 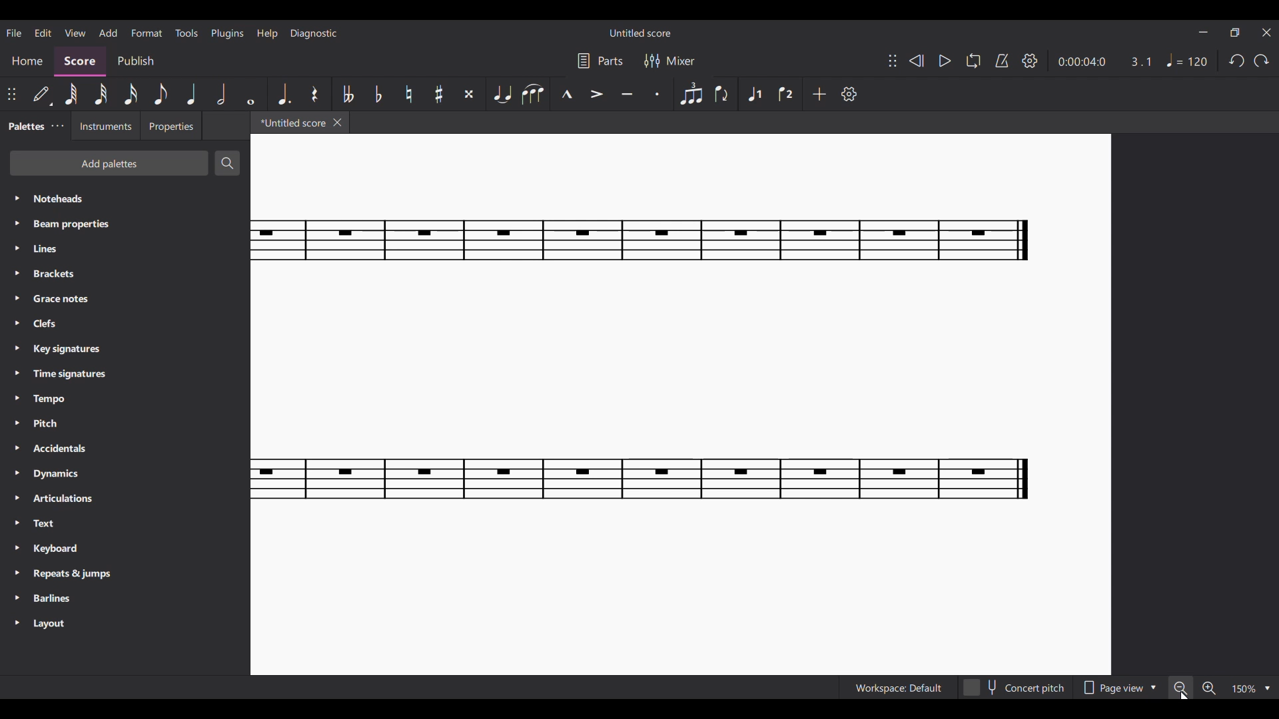 I want to click on Keyboard, so click(x=125, y=549).